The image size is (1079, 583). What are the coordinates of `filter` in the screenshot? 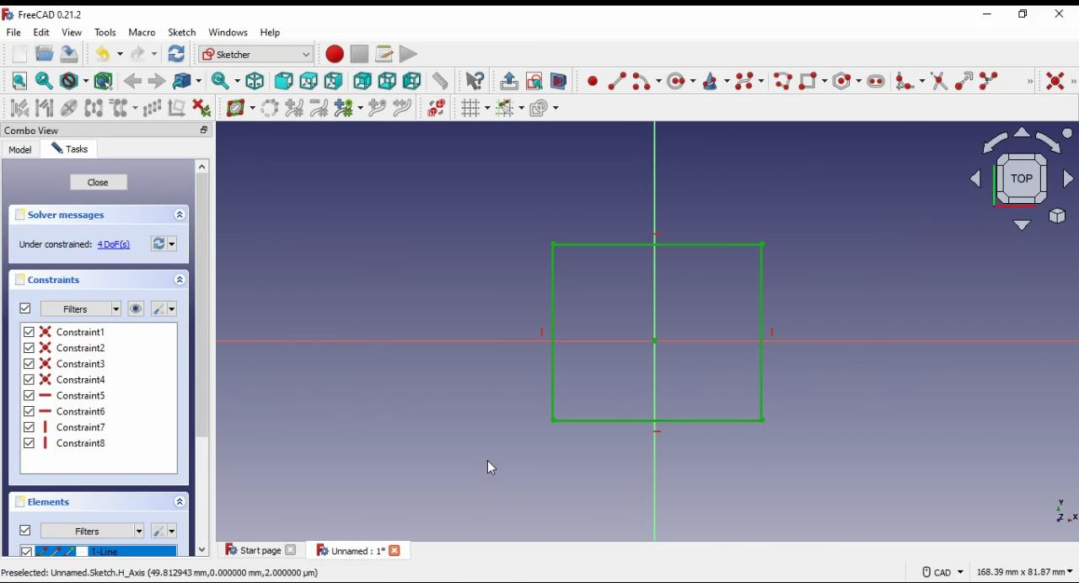 It's located at (80, 309).